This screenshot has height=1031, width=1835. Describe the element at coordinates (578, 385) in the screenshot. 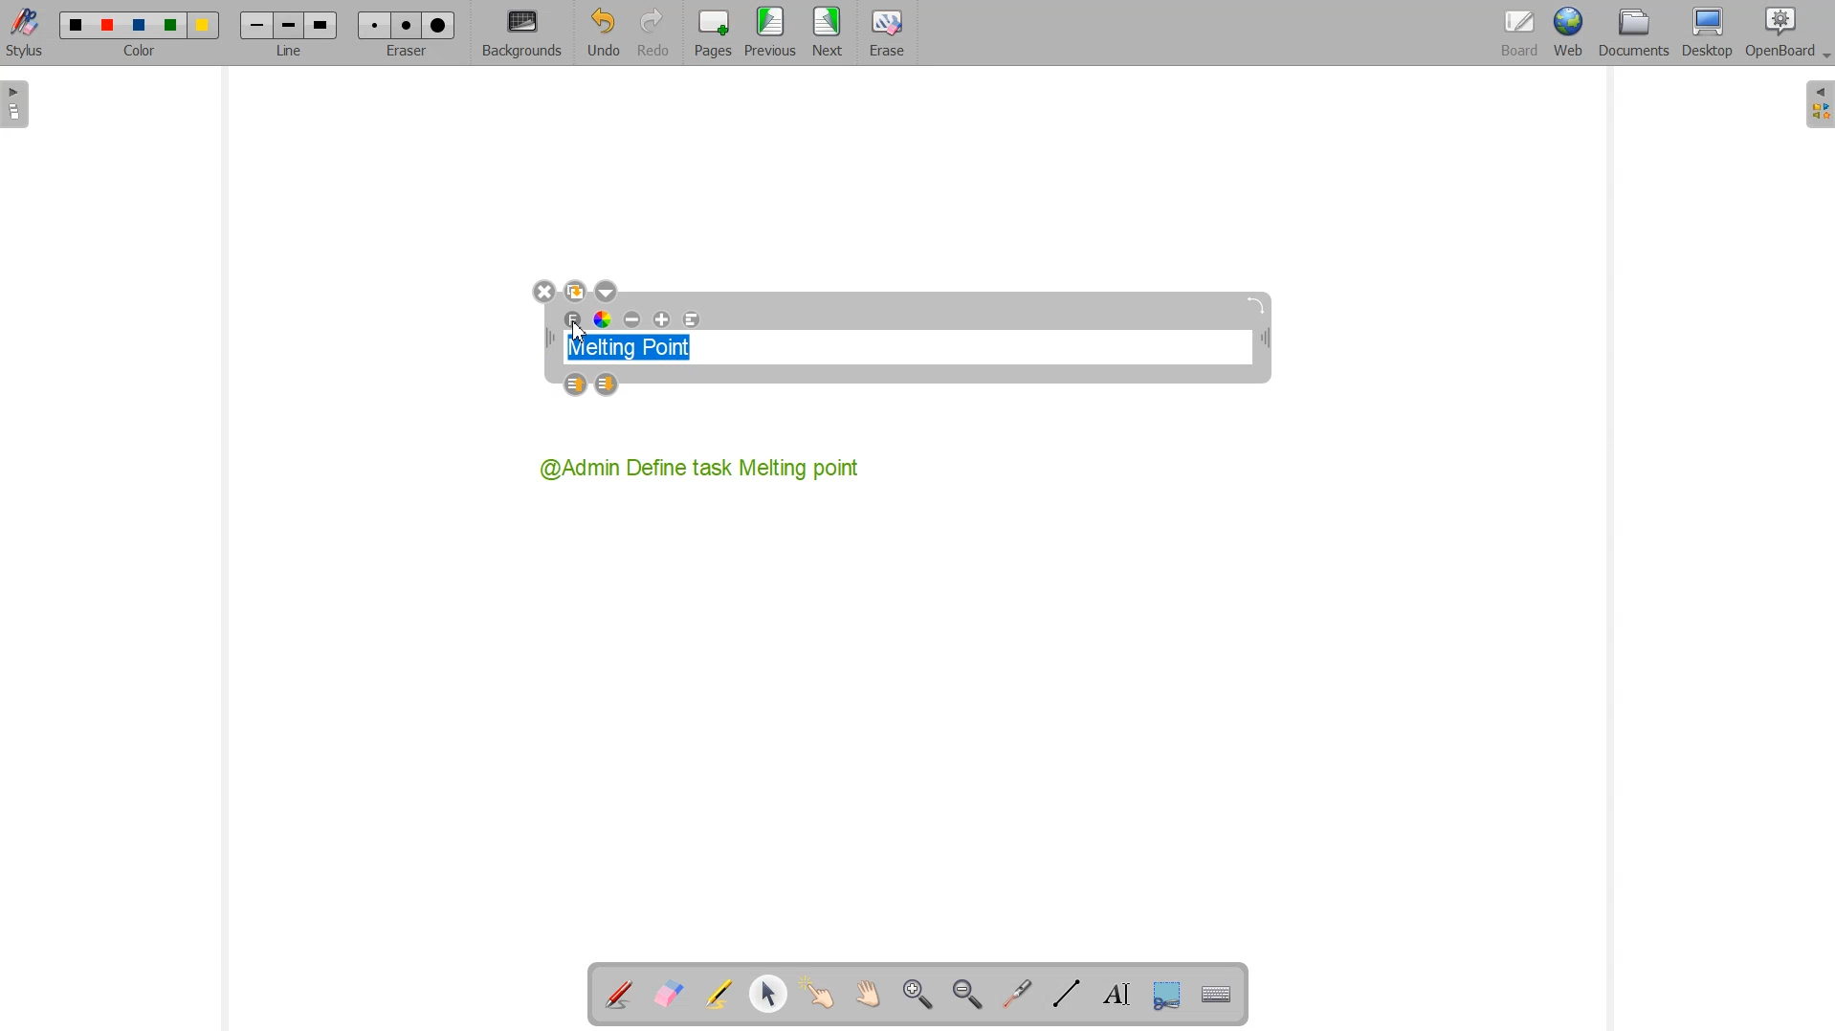

I see `Layer Up` at that location.